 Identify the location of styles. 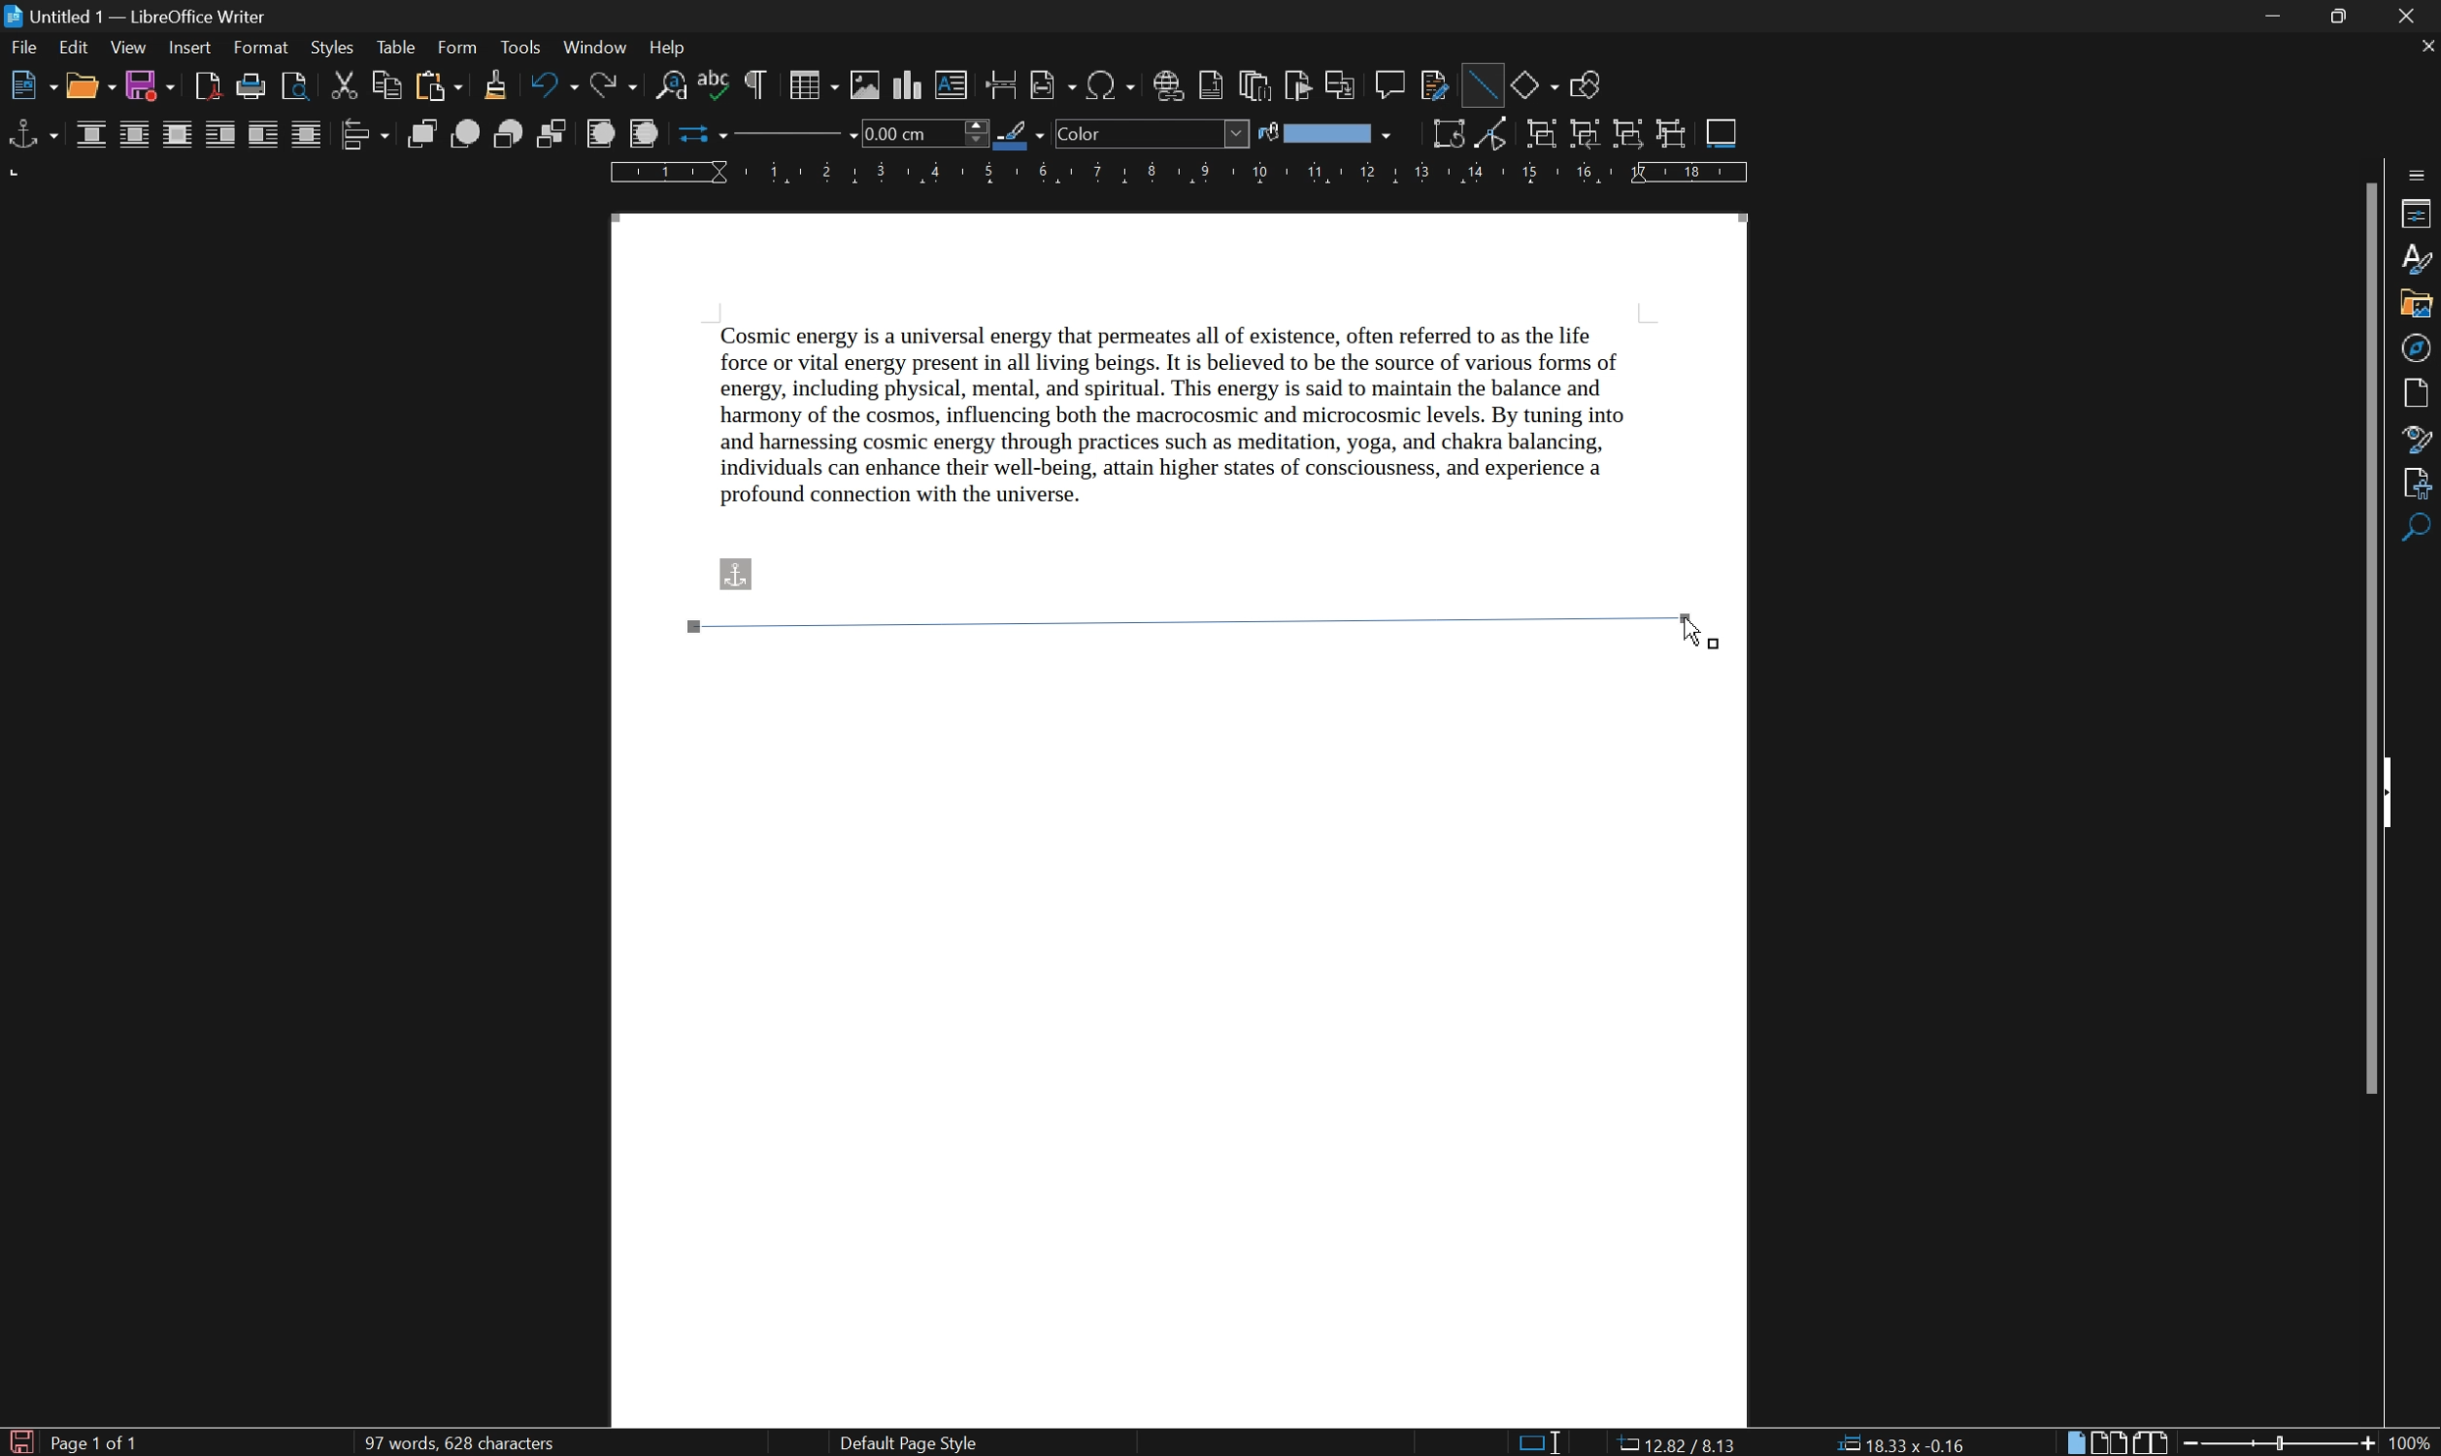
(331, 46).